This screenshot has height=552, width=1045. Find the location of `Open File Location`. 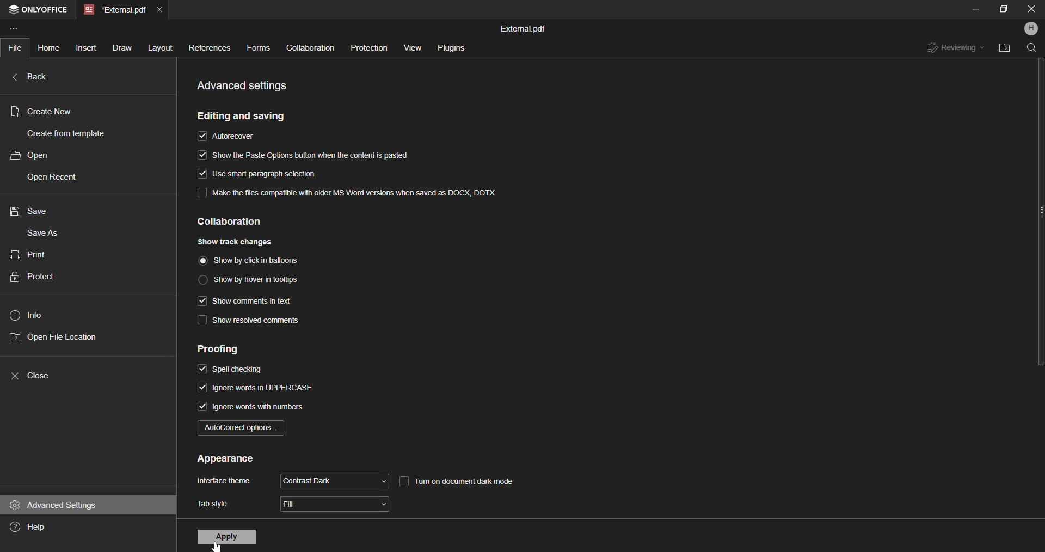

Open File Location is located at coordinates (1004, 48).